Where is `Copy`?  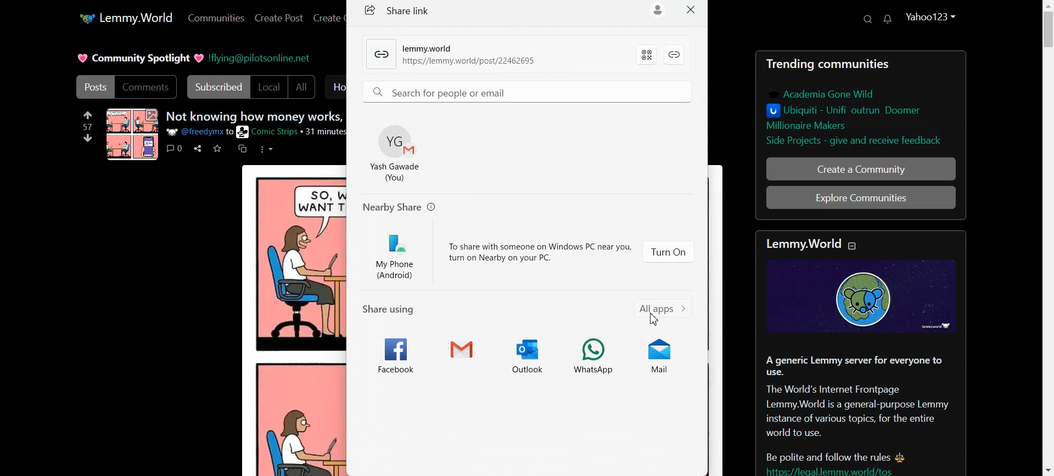 Copy is located at coordinates (243, 149).